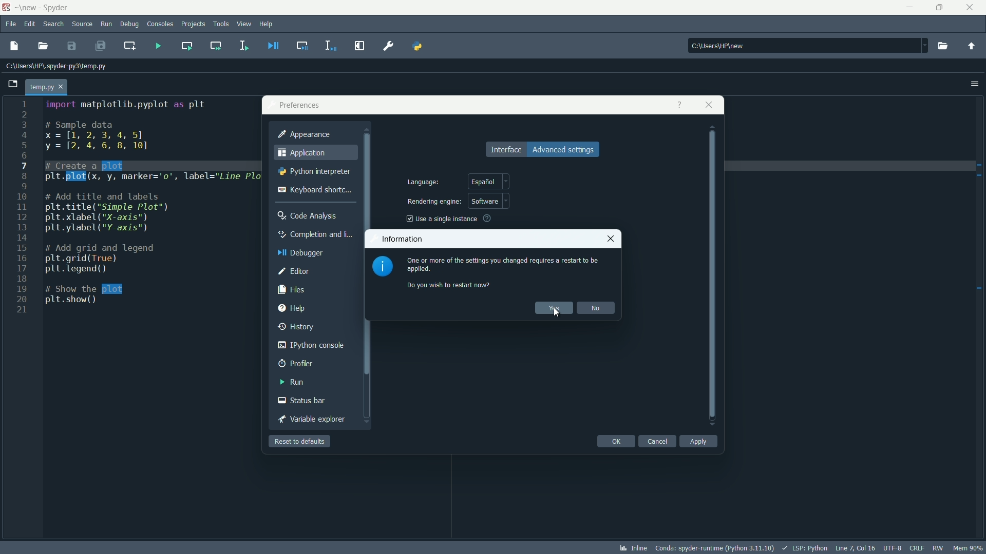 The width and height of the screenshot is (986, 554). Describe the element at coordinates (553, 308) in the screenshot. I see `yes` at that location.